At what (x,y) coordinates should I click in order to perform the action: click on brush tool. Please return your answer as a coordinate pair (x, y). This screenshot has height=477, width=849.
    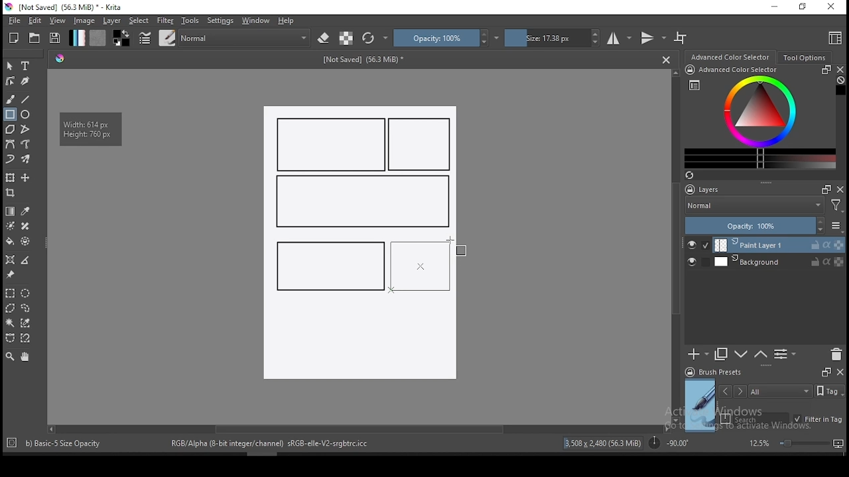
    Looking at the image, I should click on (11, 99).